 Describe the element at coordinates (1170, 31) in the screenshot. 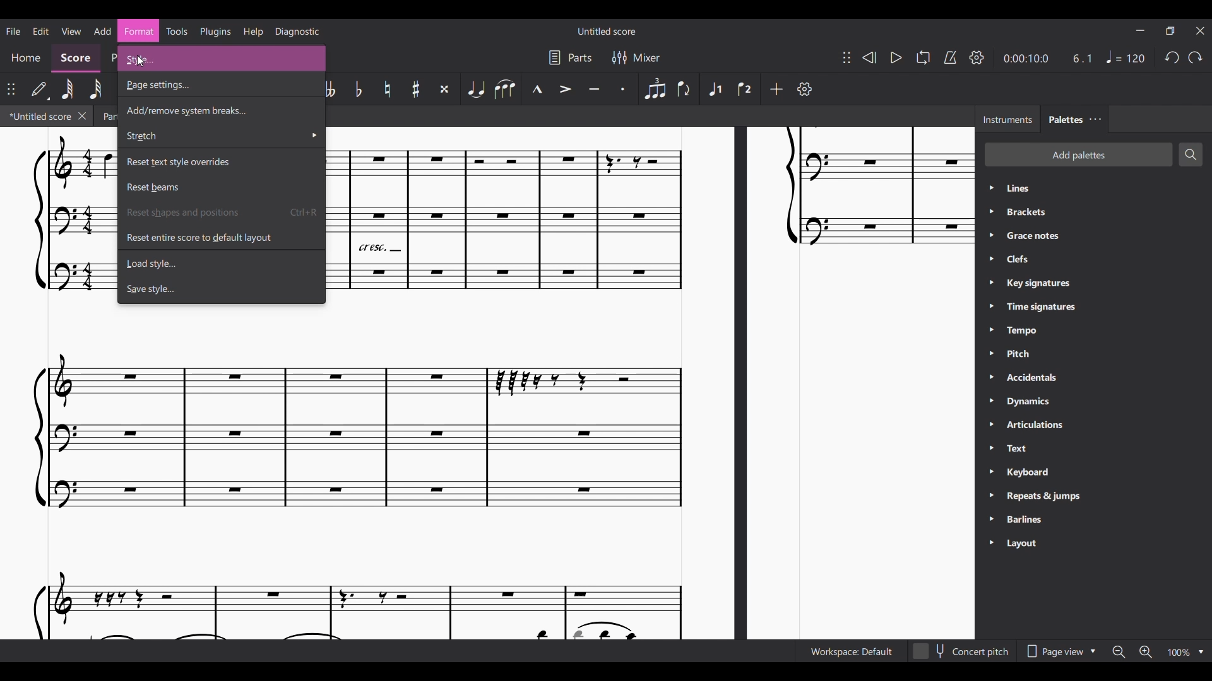

I see `Show interface in a smaller tab` at that location.